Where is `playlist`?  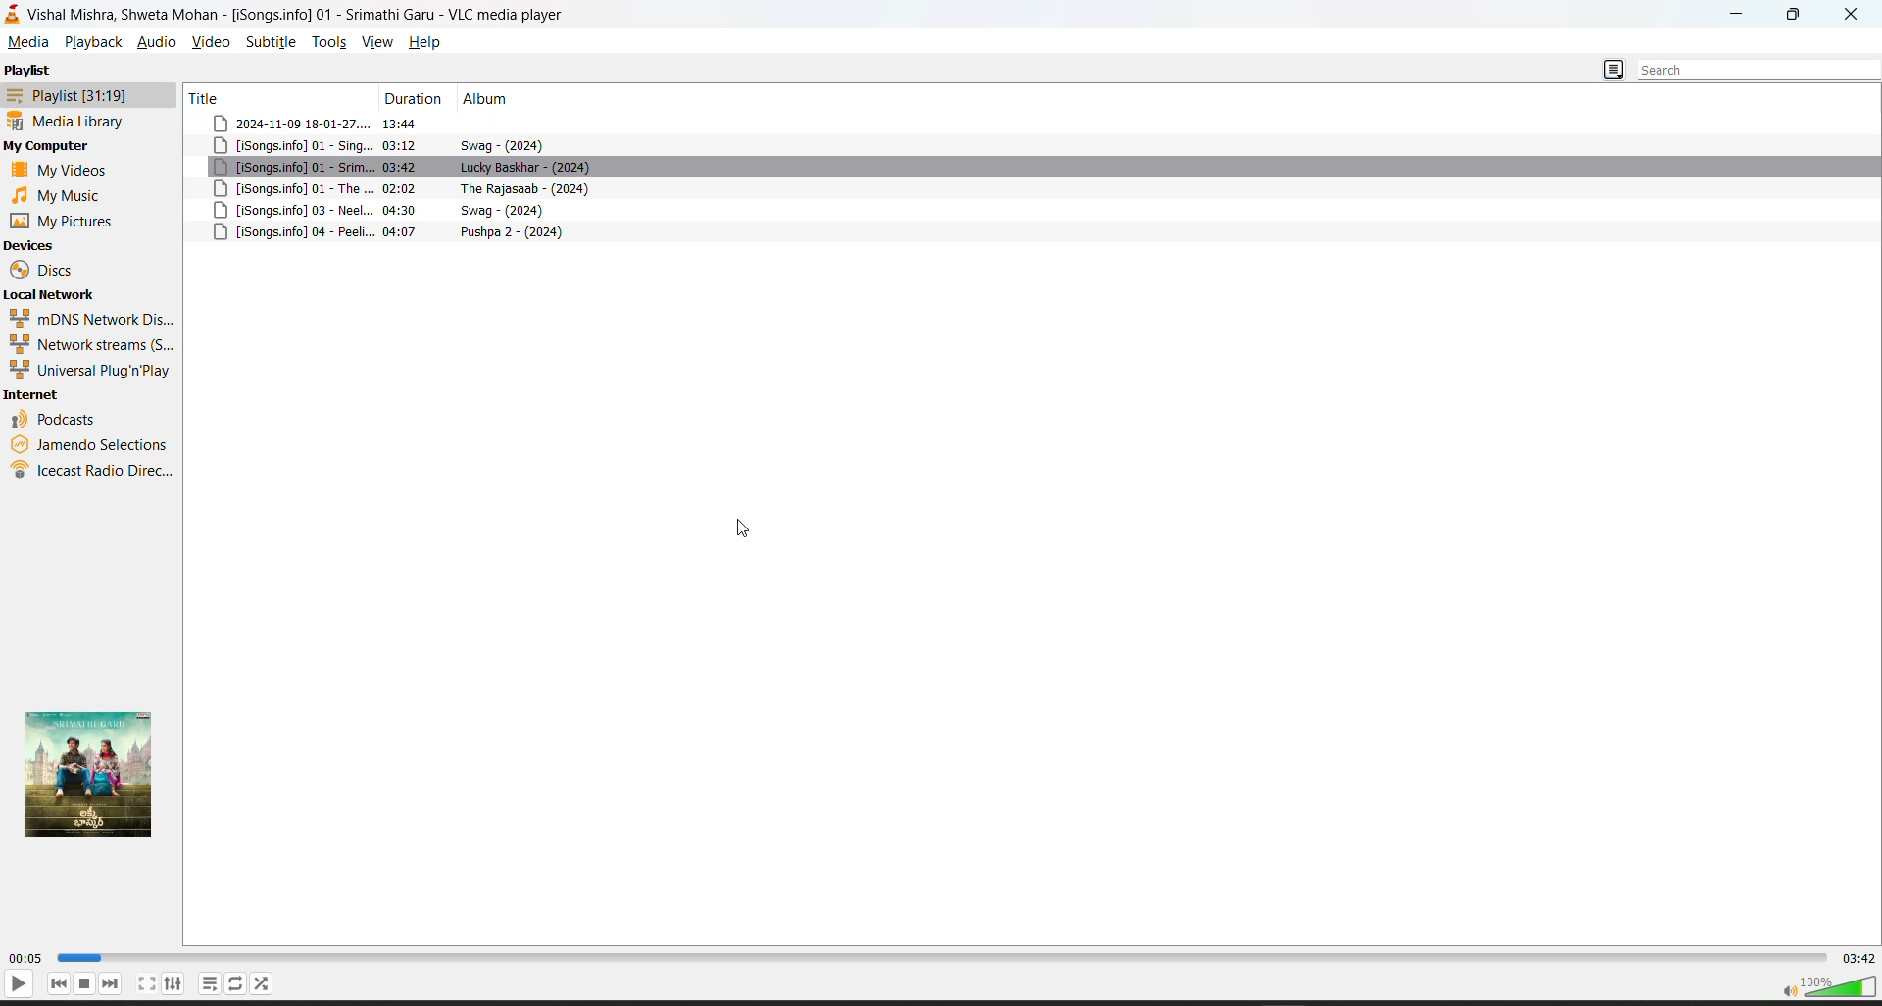
playlist is located at coordinates (236, 982).